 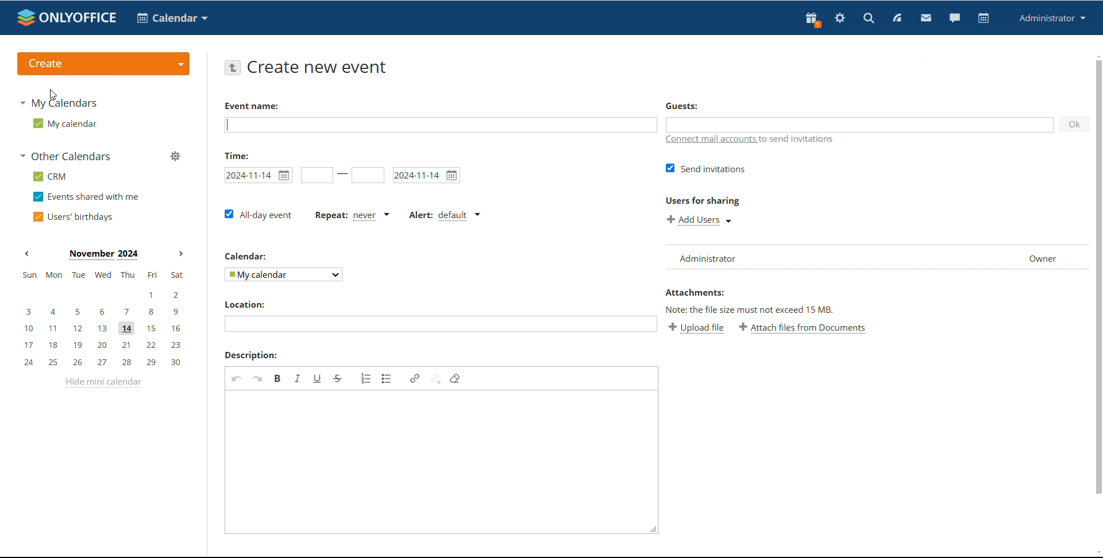 I want to click on calendar, so click(x=984, y=18).